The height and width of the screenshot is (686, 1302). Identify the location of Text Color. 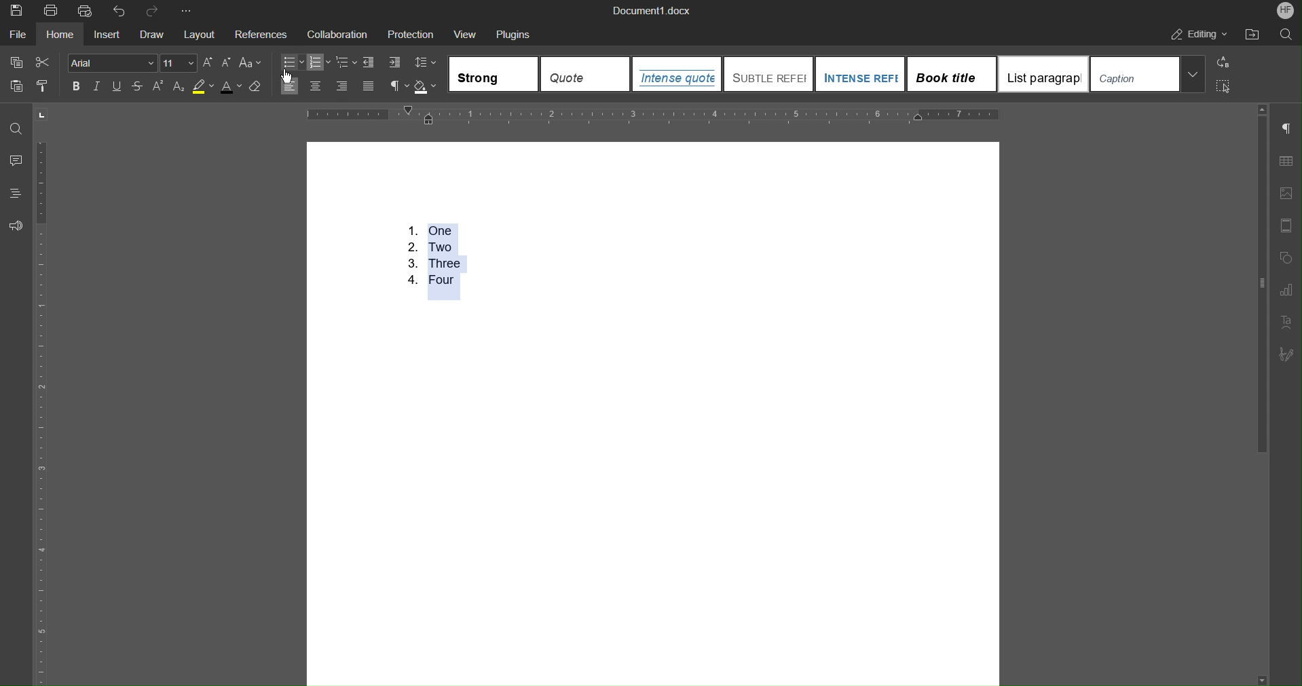
(231, 87).